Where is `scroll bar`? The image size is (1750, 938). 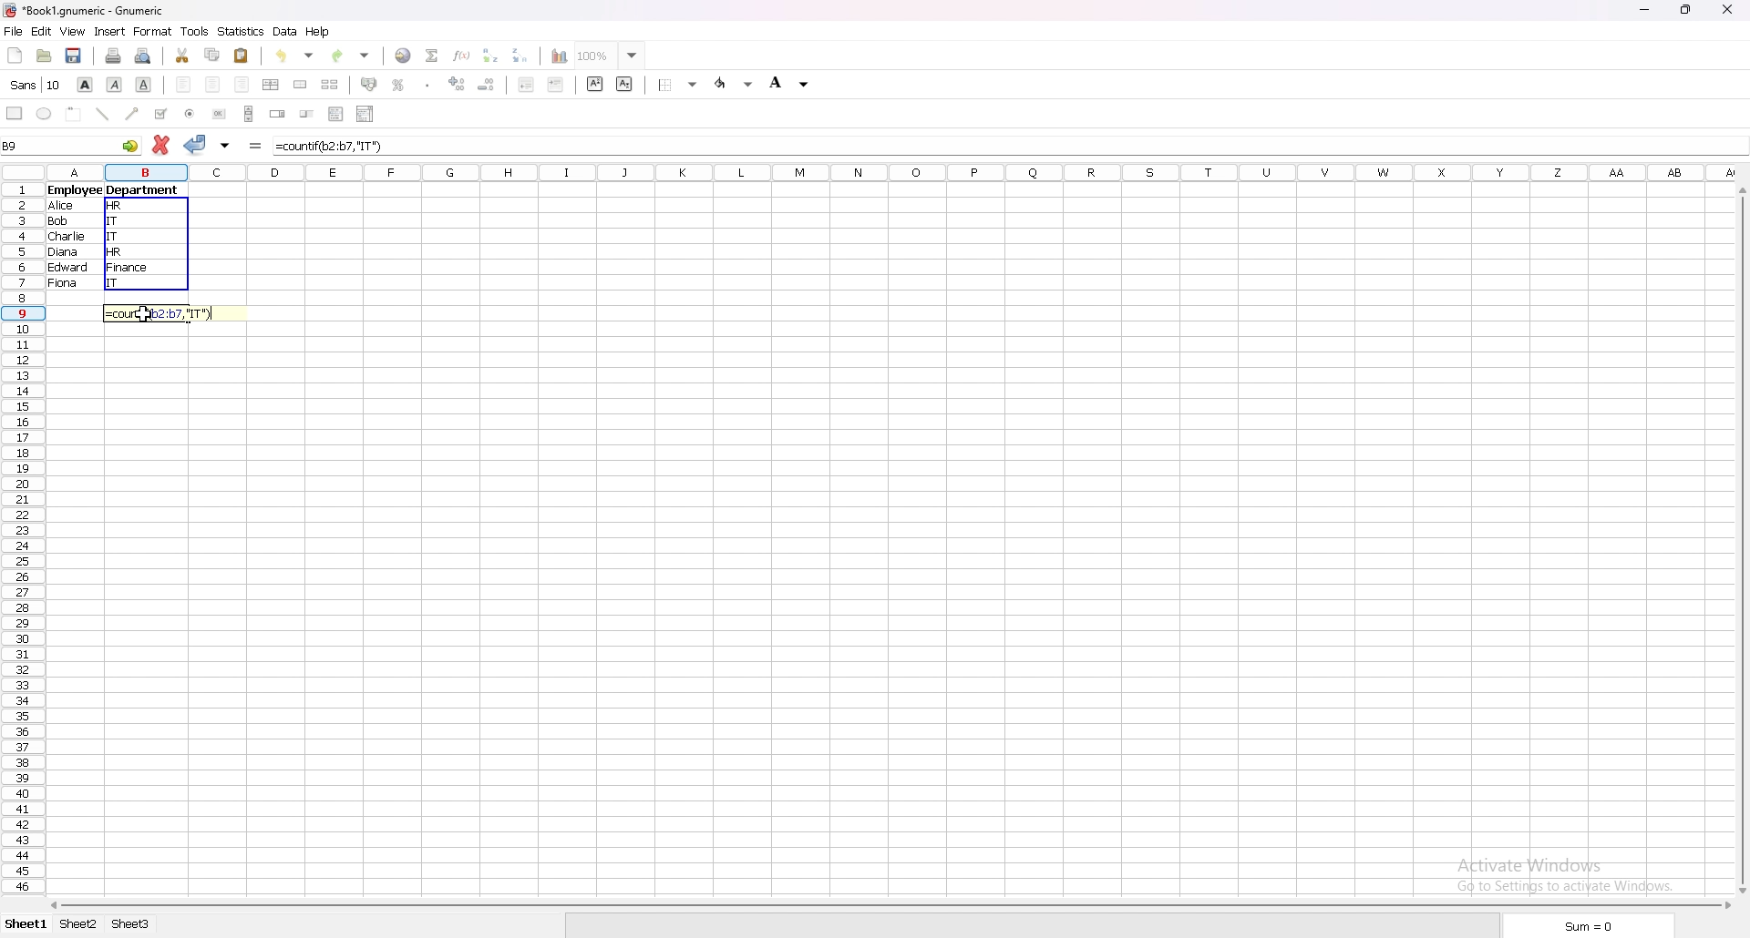 scroll bar is located at coordinates (891, 904).